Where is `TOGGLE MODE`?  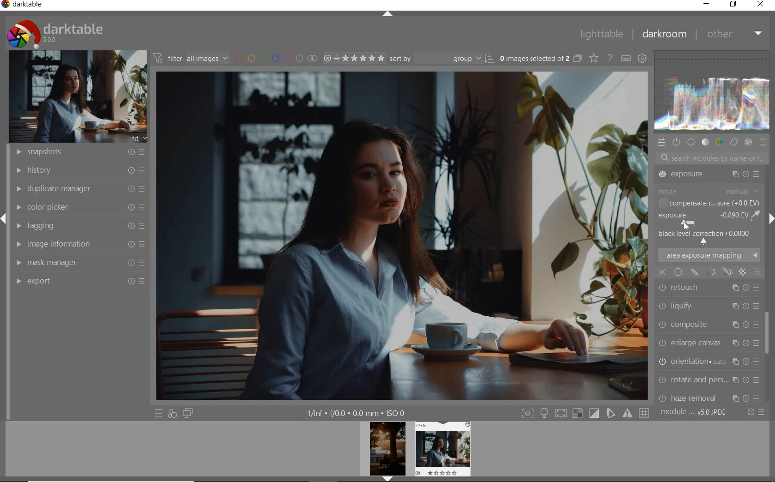
TOGGLE MODE is located at coordinates (585, 413).